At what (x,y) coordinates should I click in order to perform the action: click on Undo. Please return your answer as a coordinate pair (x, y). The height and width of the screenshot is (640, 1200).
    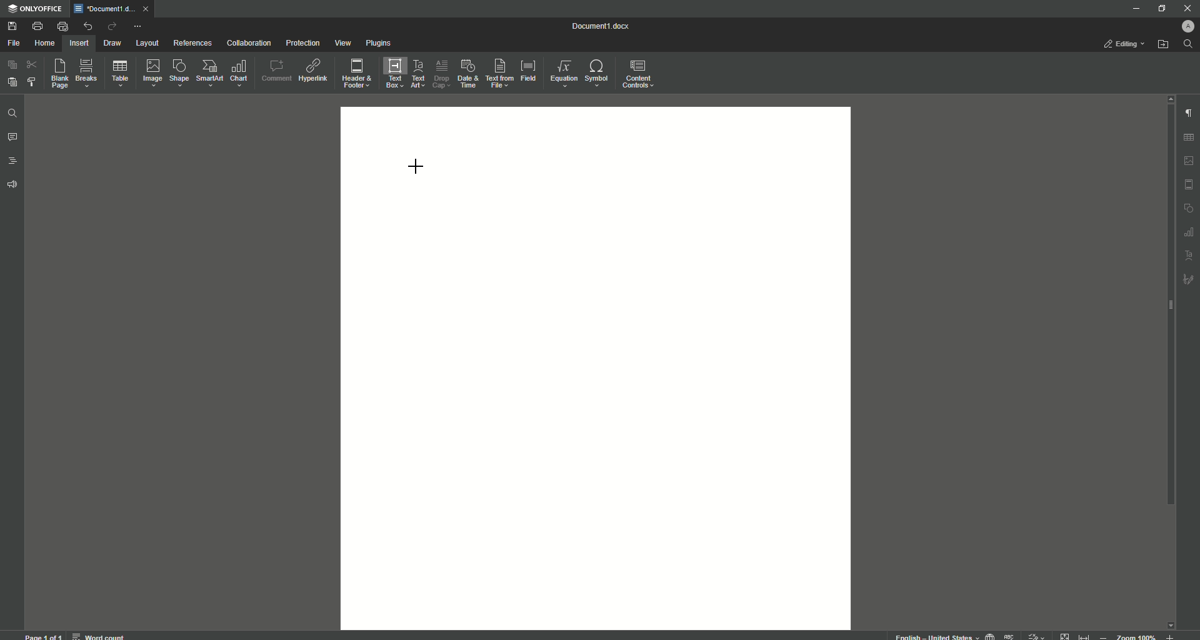
    Looking at the image, I should click on (87, 26).